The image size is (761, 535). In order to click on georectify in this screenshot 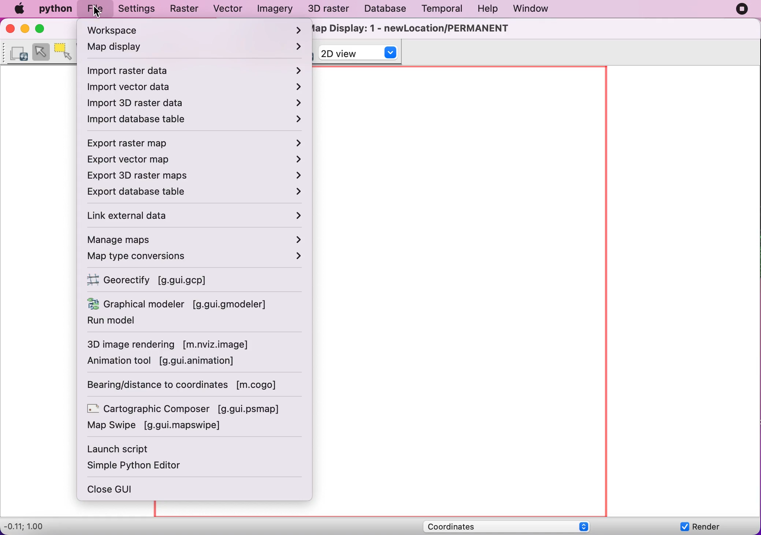, I will do `click(161, 280)`.